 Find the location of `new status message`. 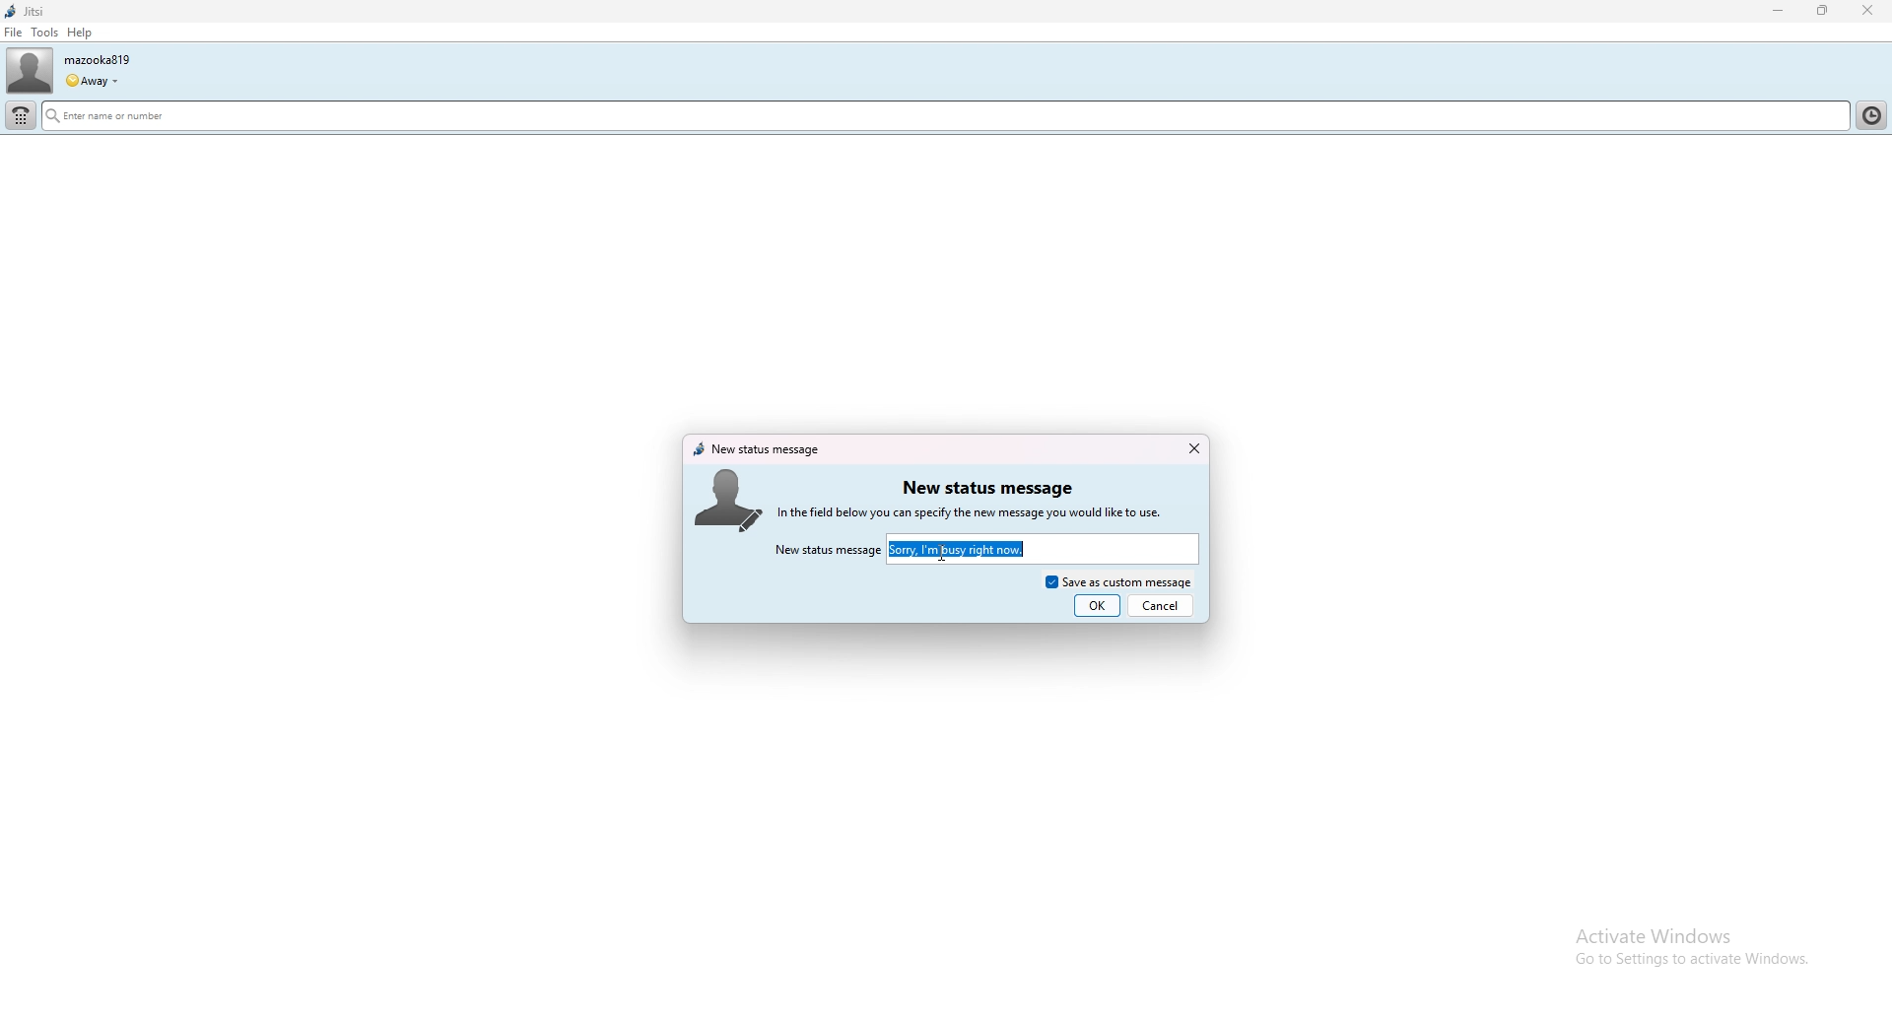

new status message is located at coordinates (986, 488).